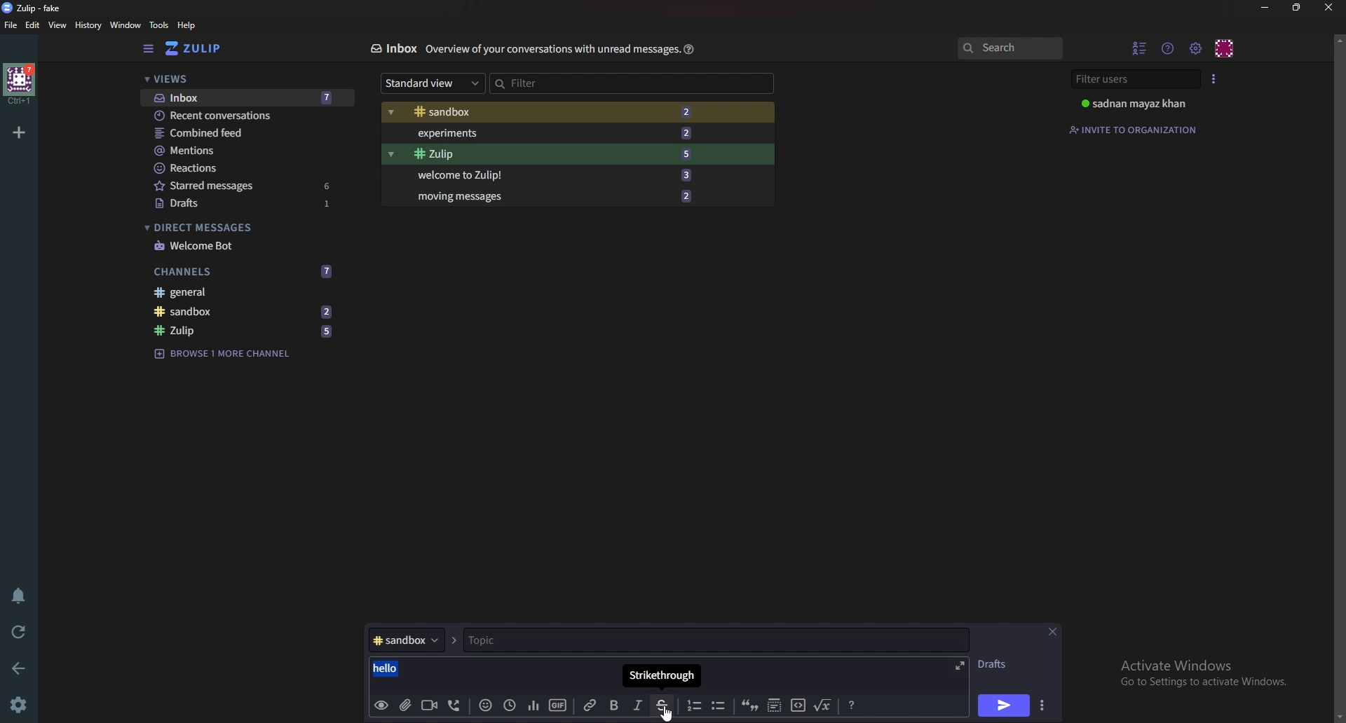  Describe the element at coordinates (89, 25) in the screenshot. I see `history` at that location.